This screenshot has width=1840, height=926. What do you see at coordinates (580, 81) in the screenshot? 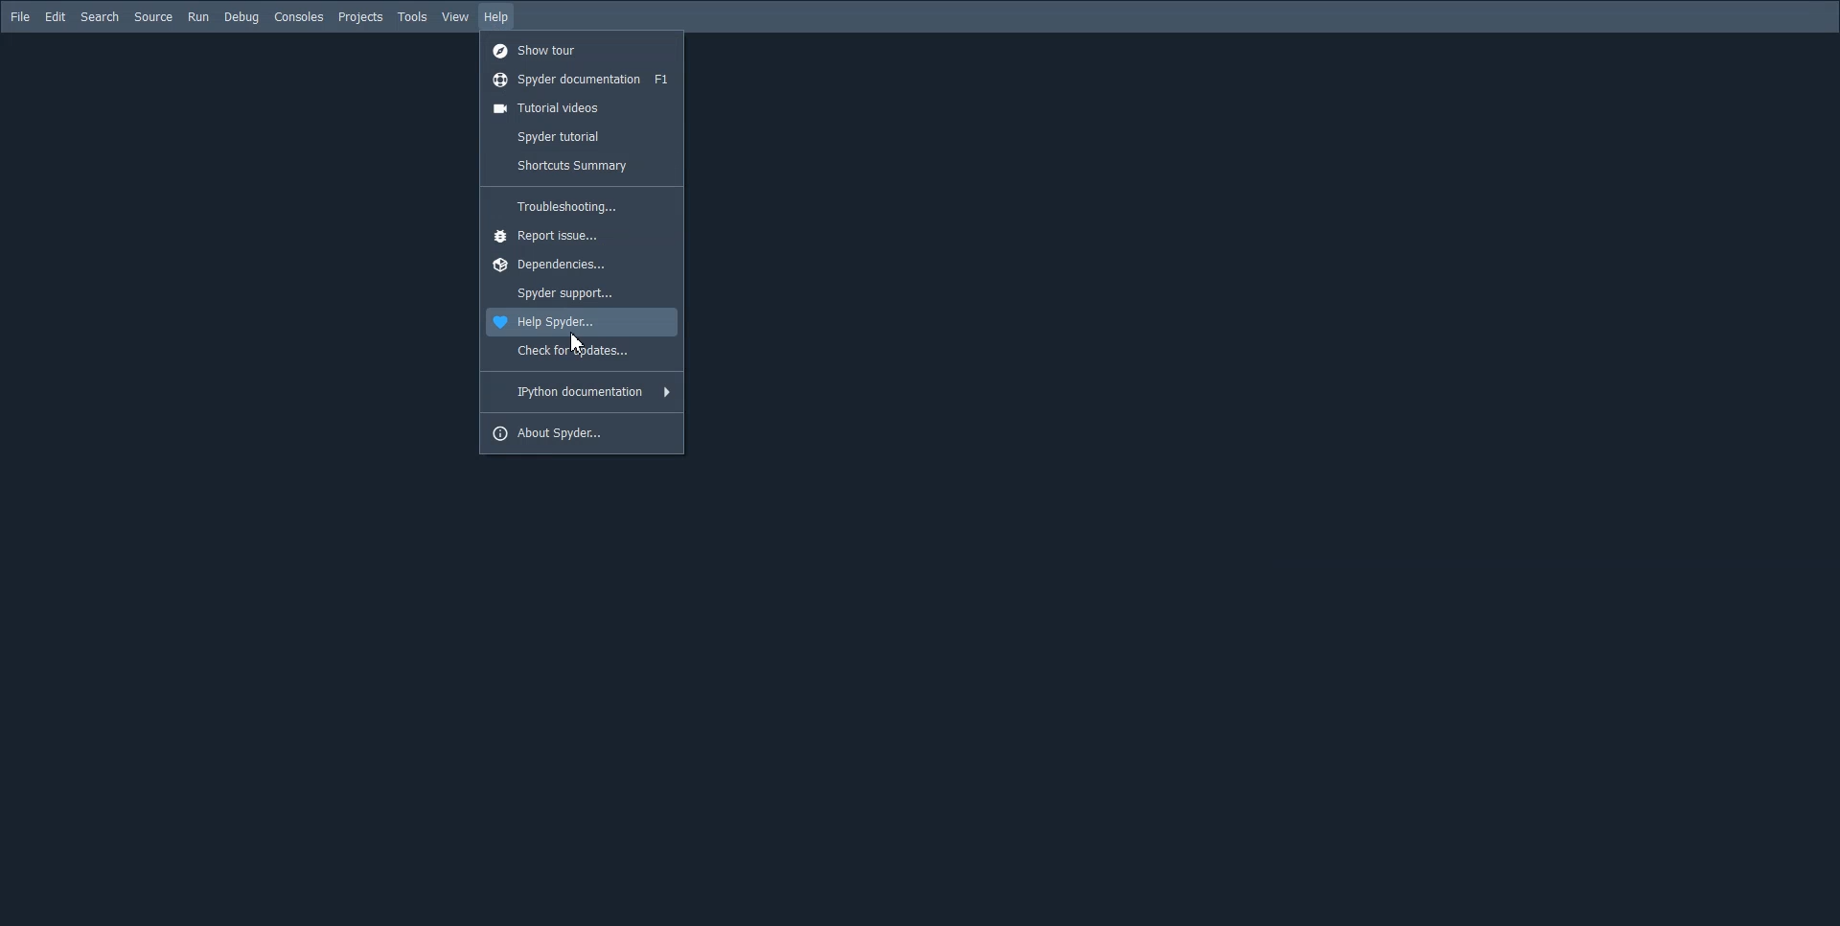
I see `Spyder documentation` at bounding box center [580, 81].